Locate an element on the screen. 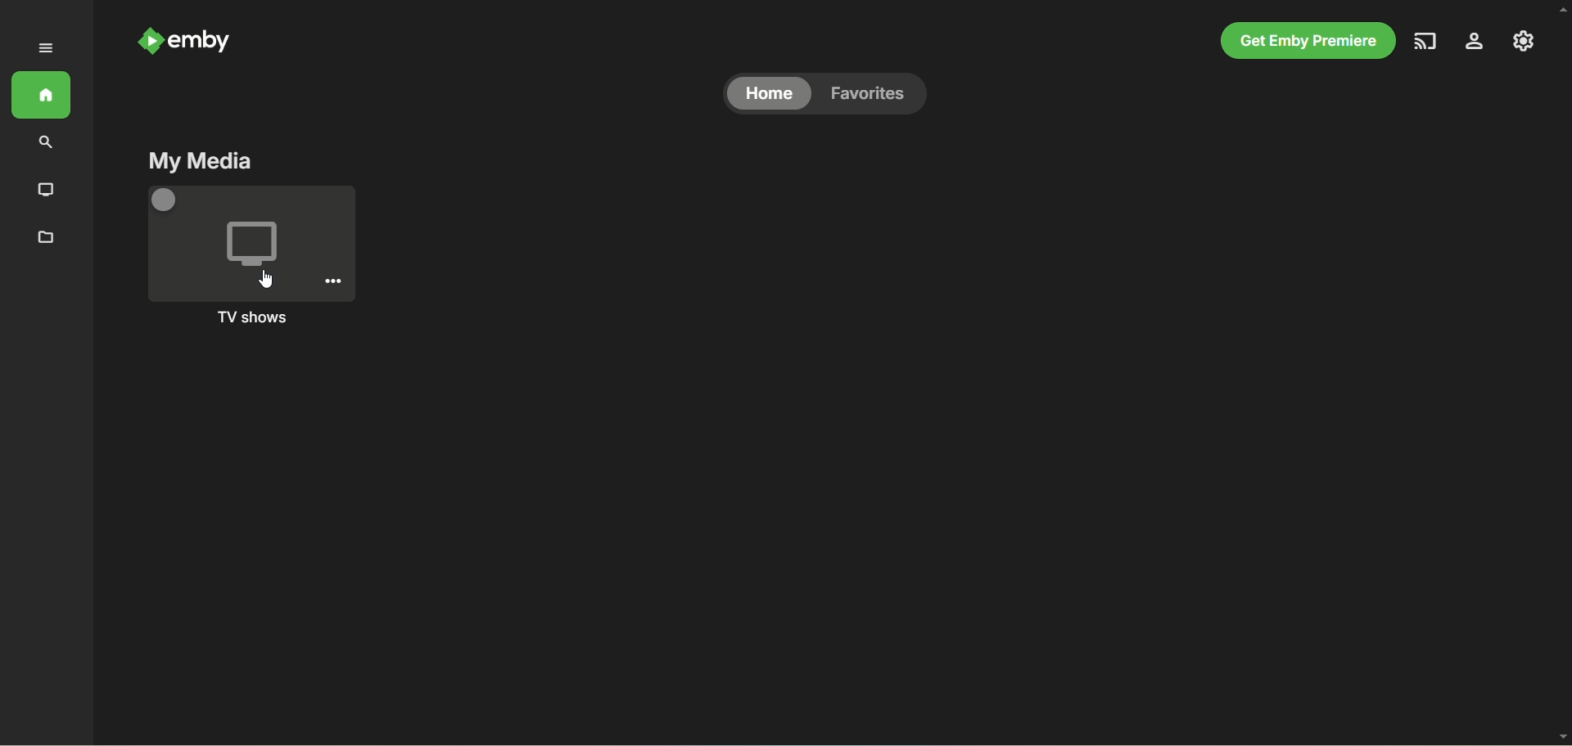  get emby premier is located at coordinates (1308, 41).